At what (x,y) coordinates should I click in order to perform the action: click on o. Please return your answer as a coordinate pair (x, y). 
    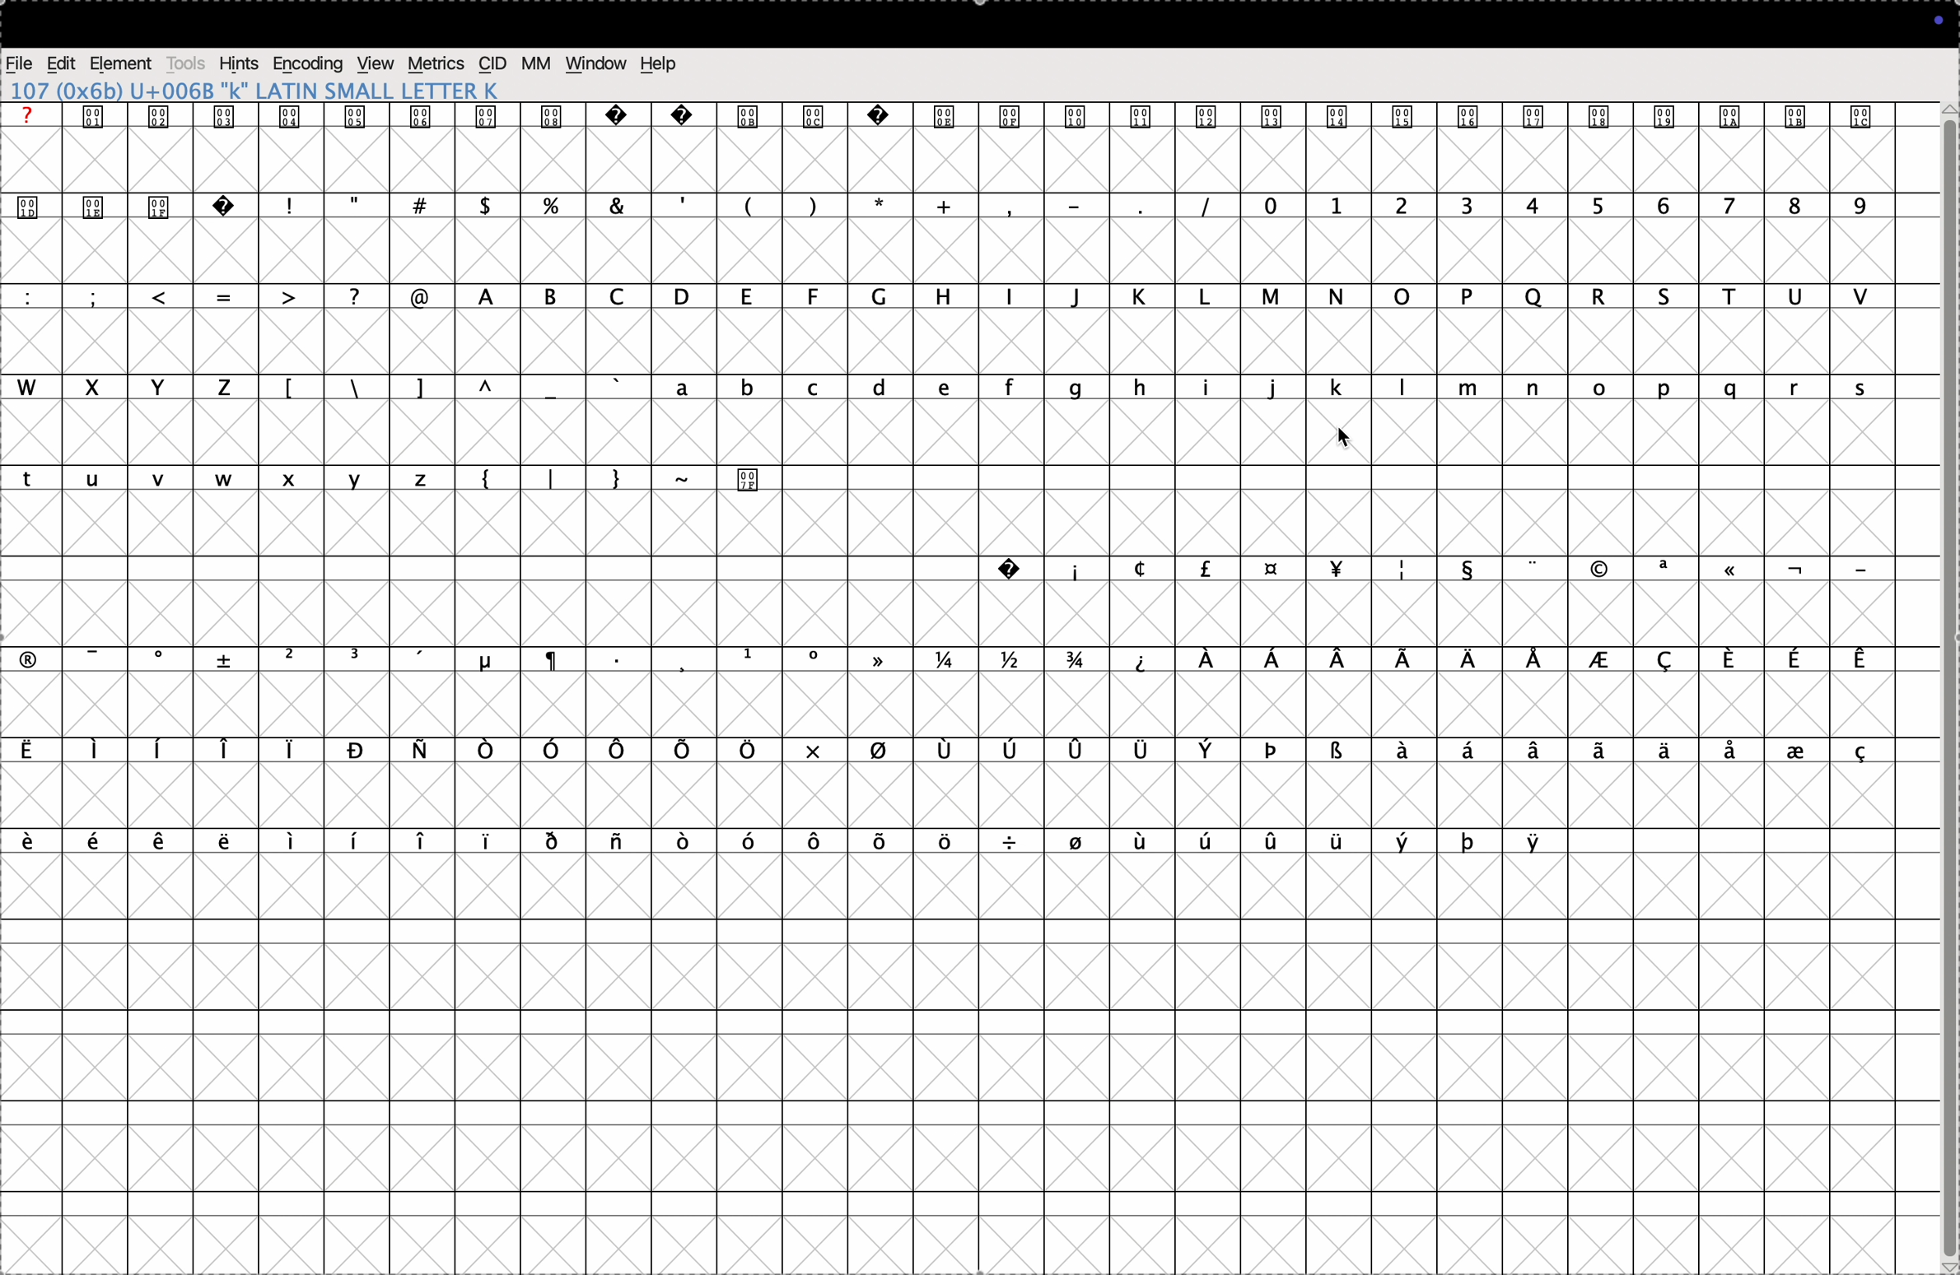
    Looking at the image, I should click on (1406, 298).